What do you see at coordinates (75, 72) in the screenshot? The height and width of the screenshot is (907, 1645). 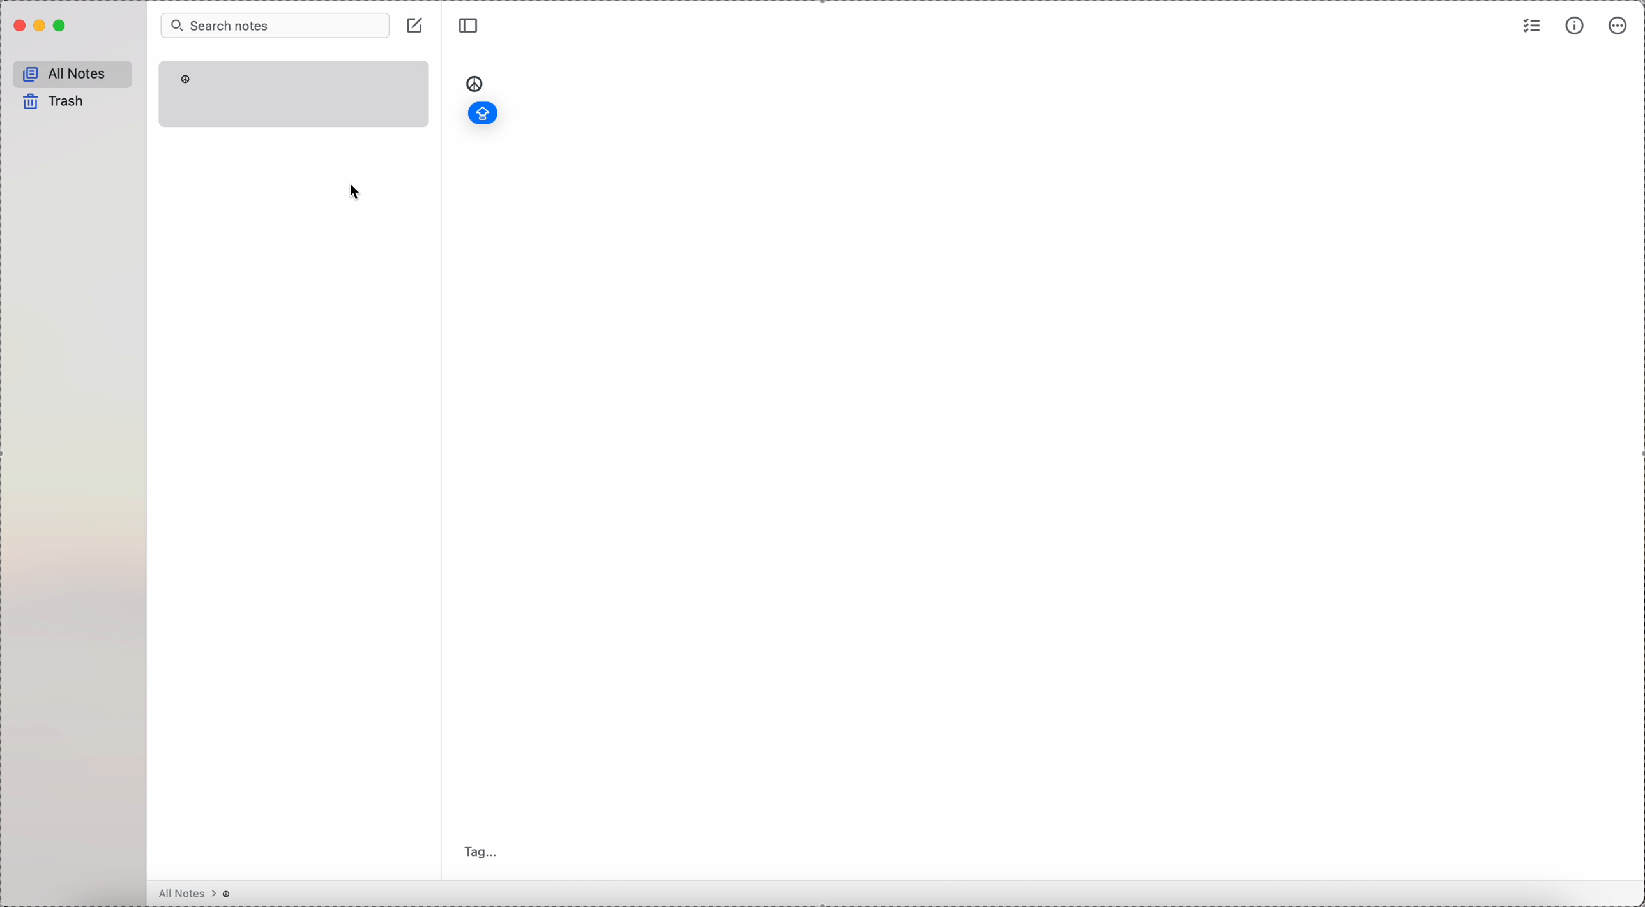 I see `all notes` at bounding box center [75, 72].